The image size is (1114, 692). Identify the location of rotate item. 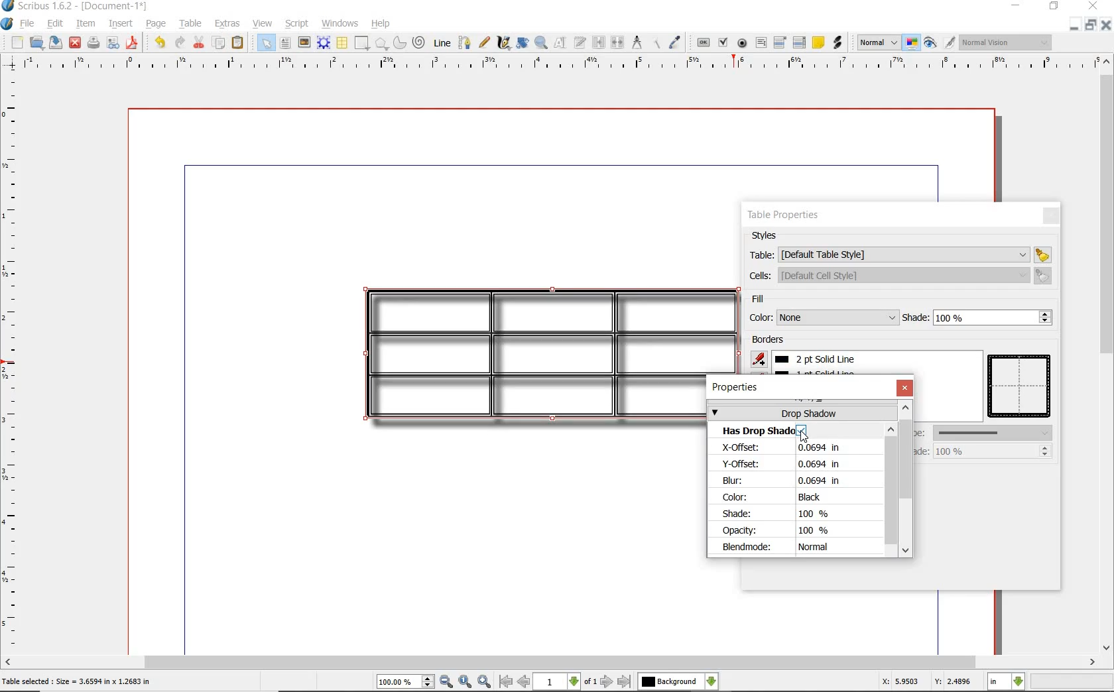
(523, 44).